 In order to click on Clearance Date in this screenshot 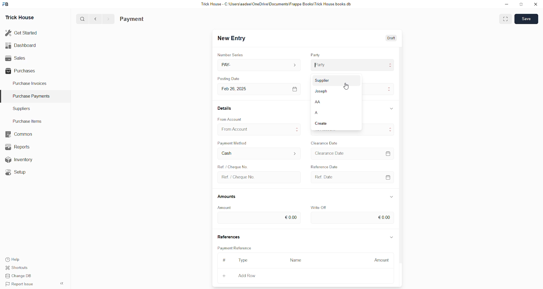, I will do `click(325, 143)`.